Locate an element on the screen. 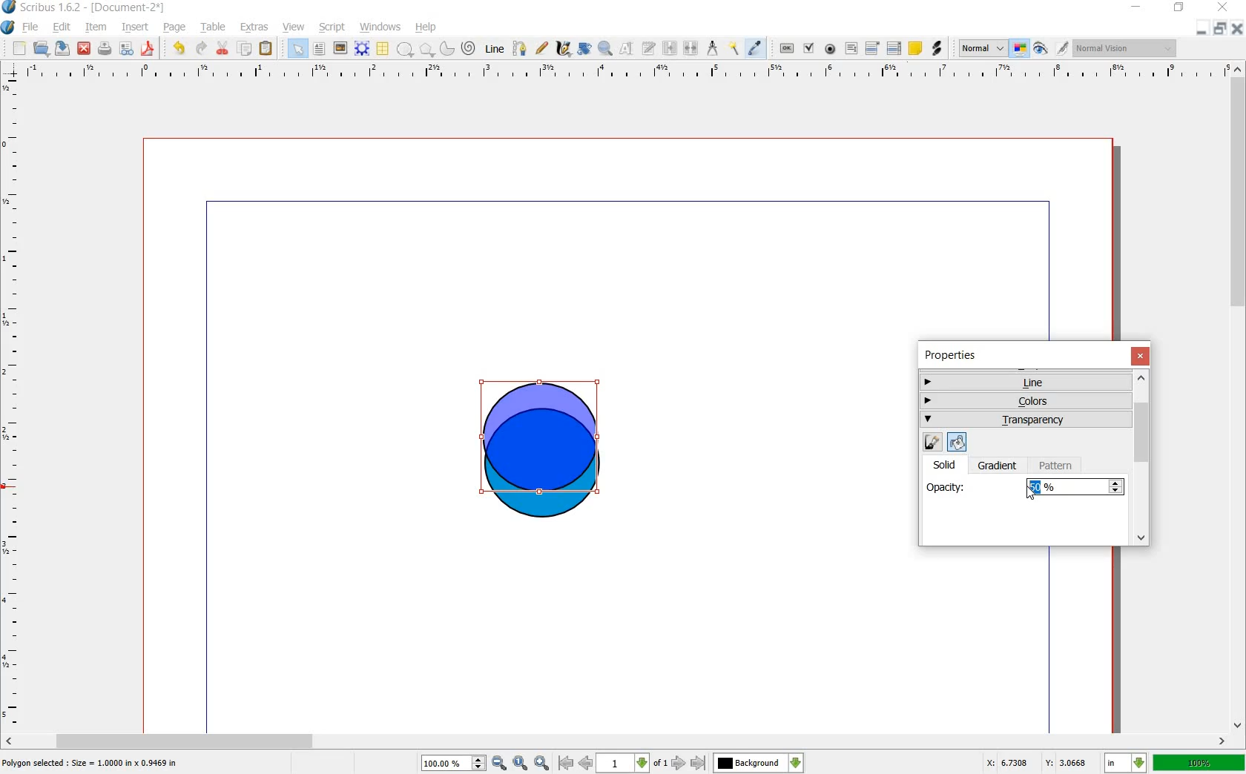 The height and width of the screenshot is (774, 1246). Increase or decrease opacity is located at coordinates (1116, 488).